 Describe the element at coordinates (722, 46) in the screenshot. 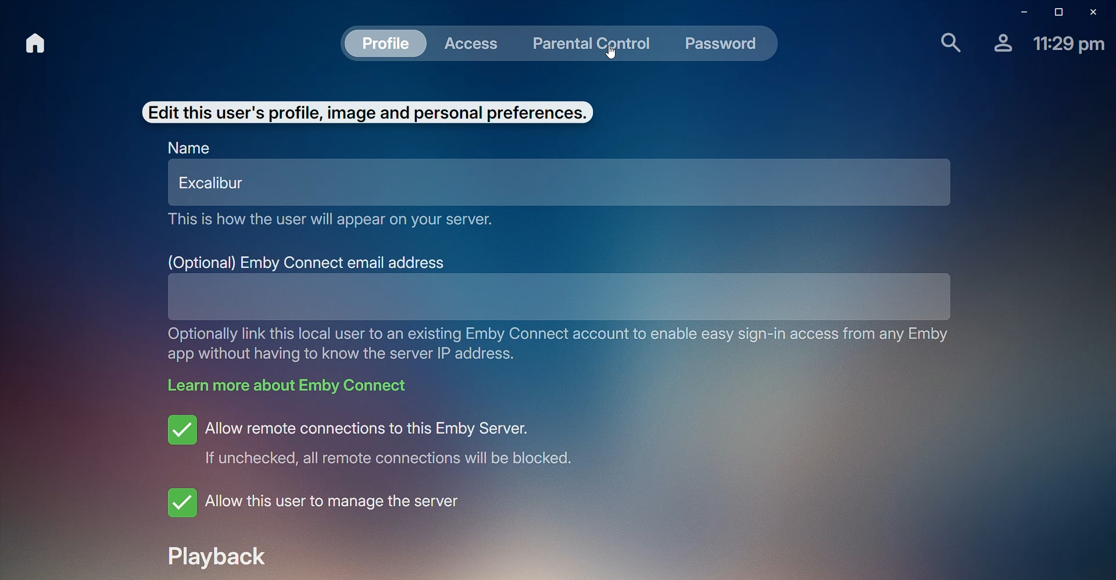

I see `Password` at that location.